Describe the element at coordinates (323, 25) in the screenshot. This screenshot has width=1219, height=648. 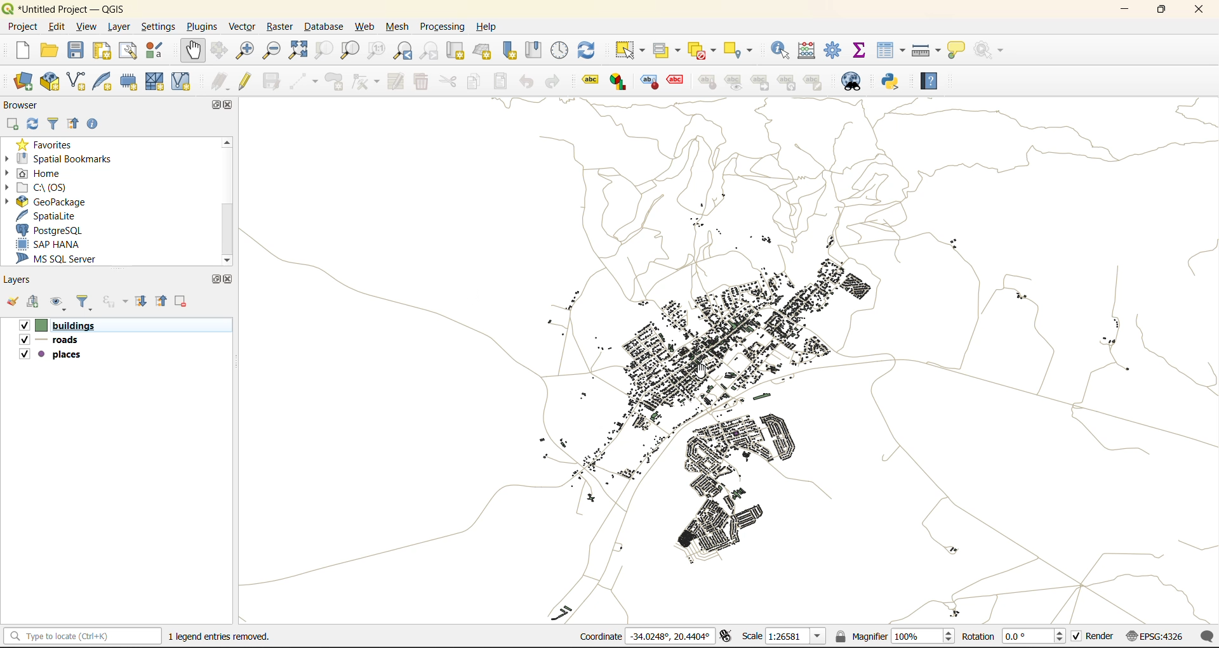
I see `database` at that location.